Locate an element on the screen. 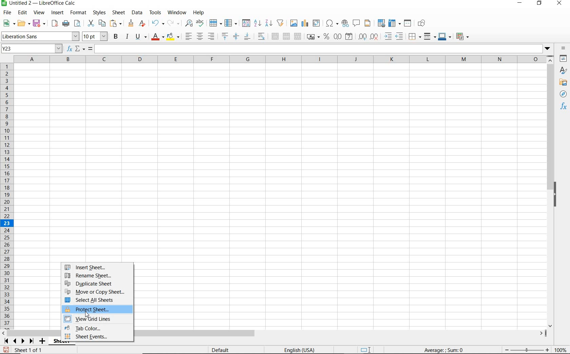 This screenshot has height=354, width=570. DUPLICATE SHEET is located at coordinates (91, 283).